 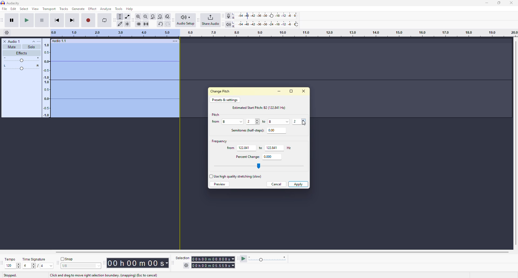 I want to click on zoom toggle, so click(x=168, y=16).